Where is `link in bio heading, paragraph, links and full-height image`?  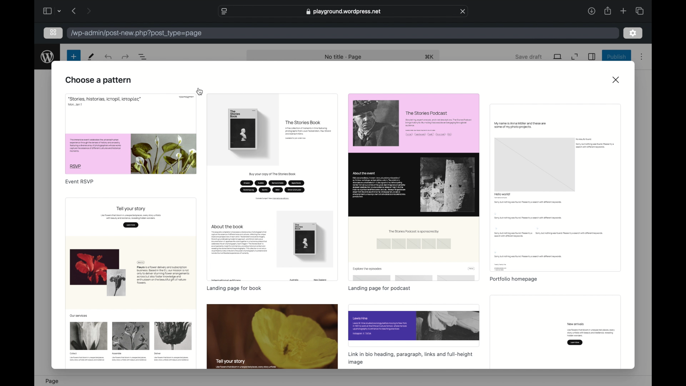
link in bio heading, paragraph, links and full-height image is located at coordinates (410, 358).